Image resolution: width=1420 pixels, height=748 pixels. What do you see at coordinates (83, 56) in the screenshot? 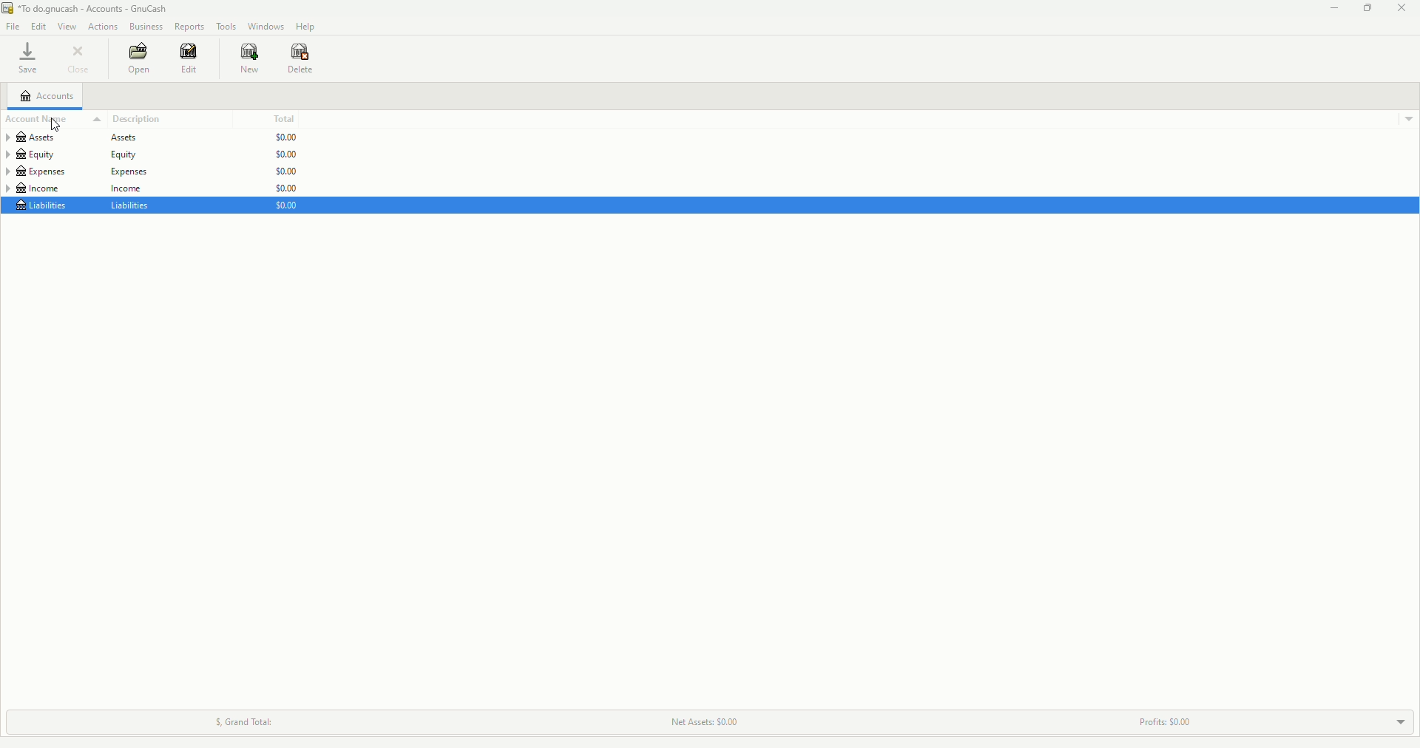
I see `Close` at bounding box center [83, 56].